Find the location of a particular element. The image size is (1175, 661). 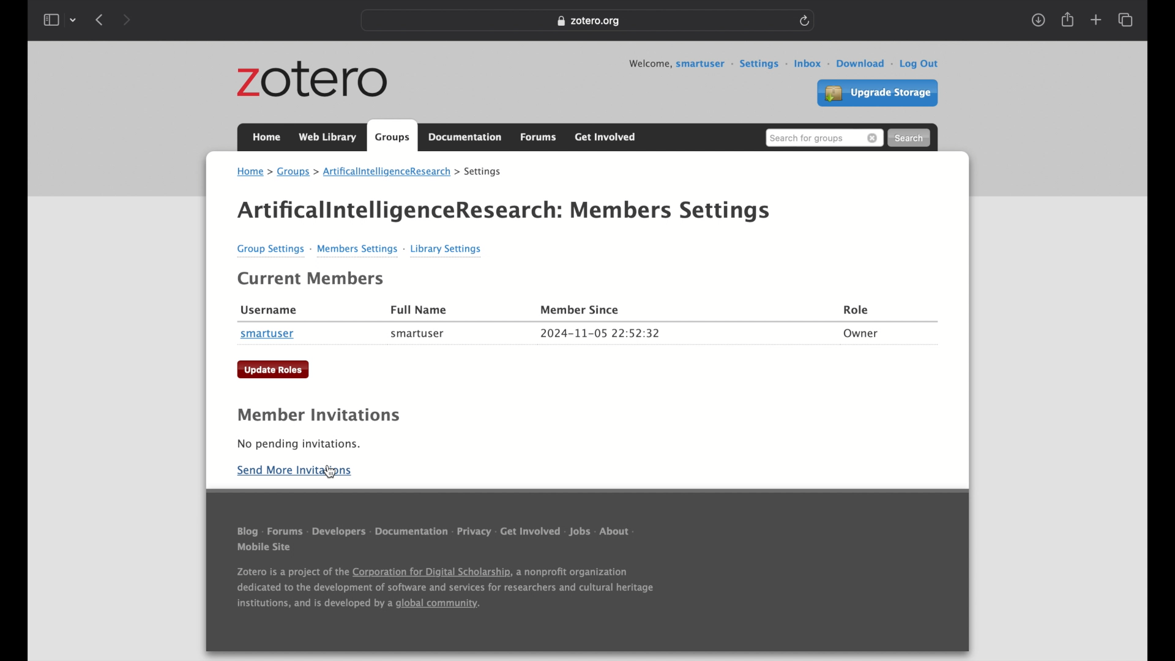

log out is located at coordinates (921, 64).